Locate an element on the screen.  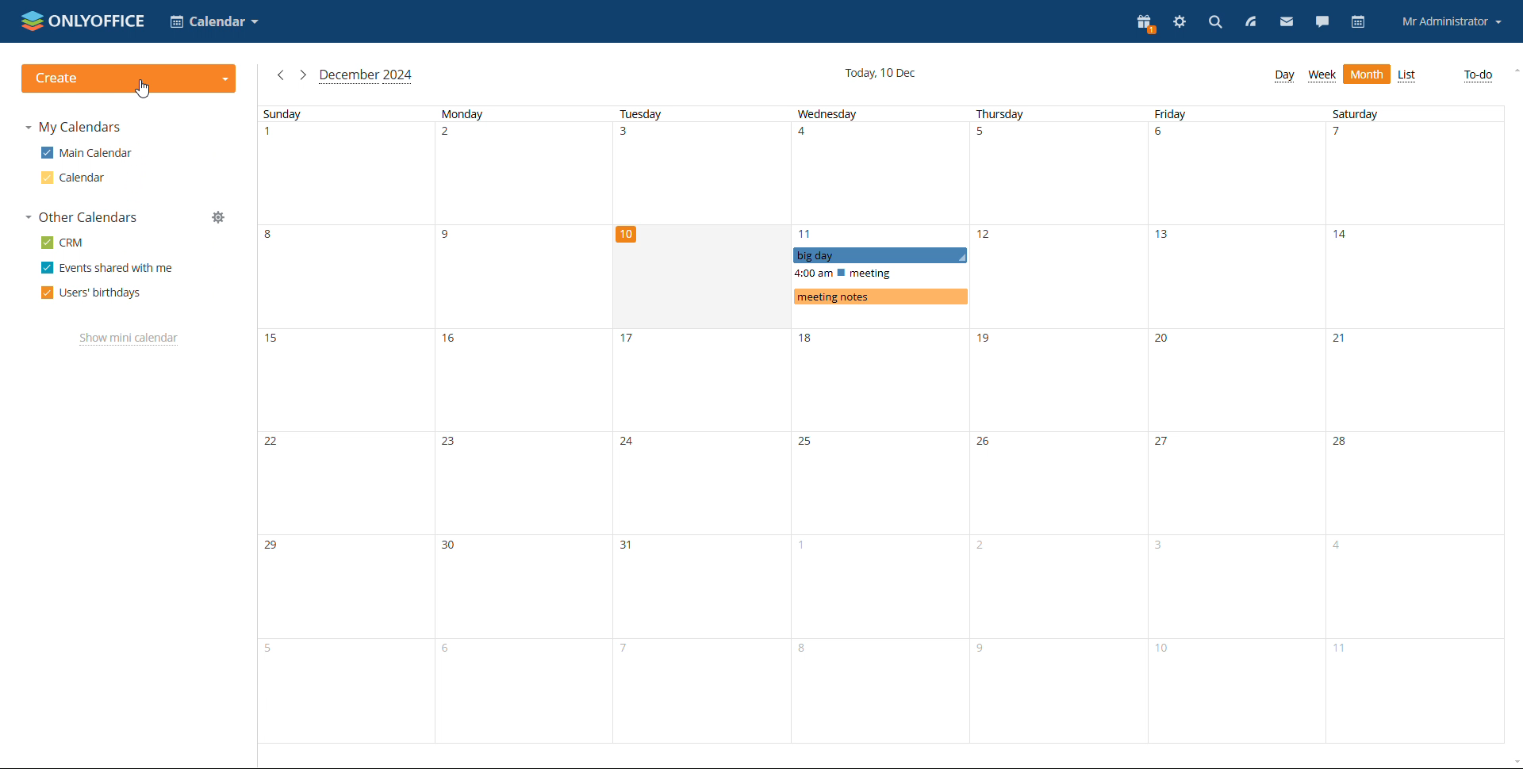
scroll down is located at coordinates (1513, 763).